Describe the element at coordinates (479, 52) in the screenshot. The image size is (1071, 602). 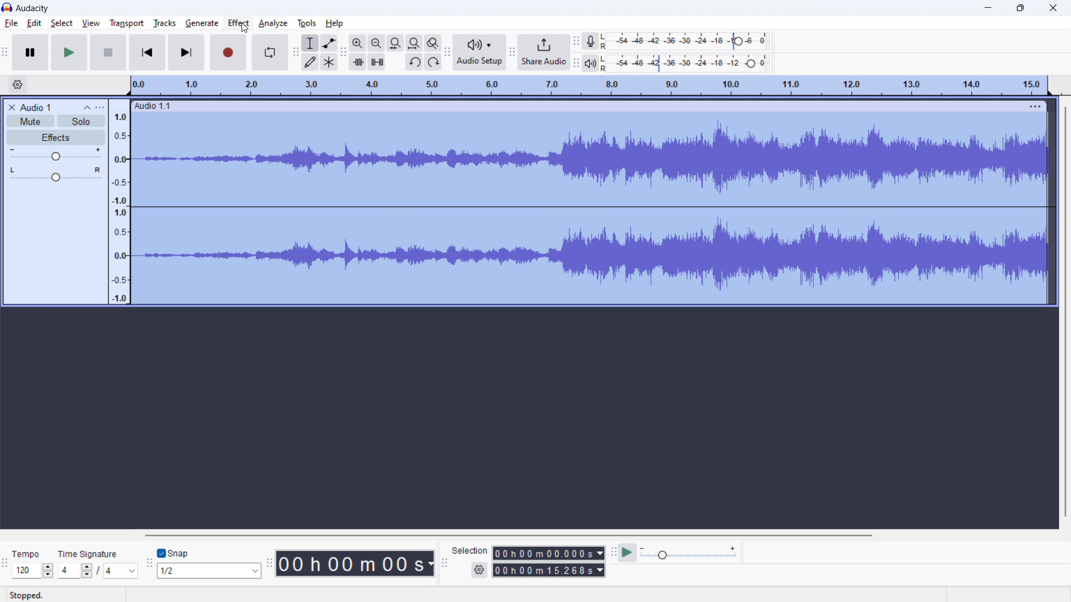
I see `audio setup` at that location.